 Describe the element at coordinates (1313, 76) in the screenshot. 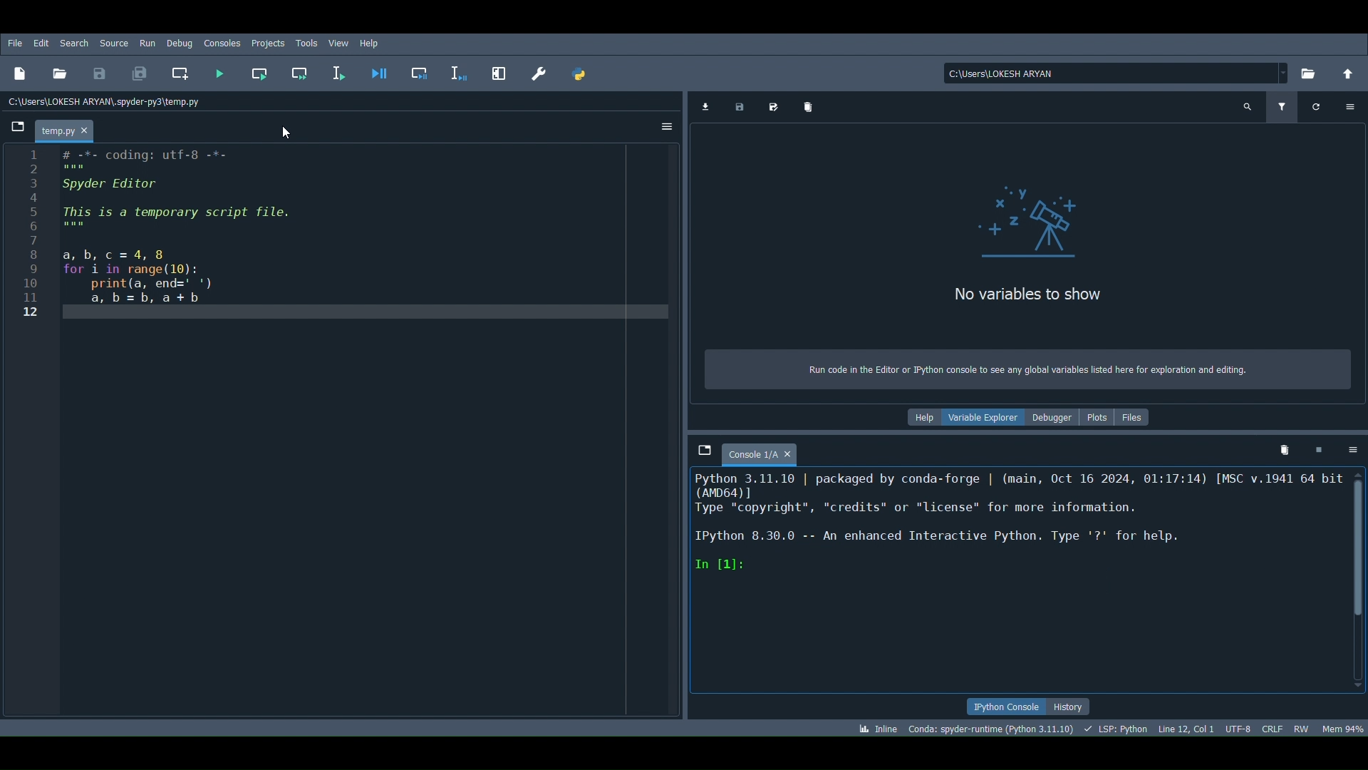

I see `Browse a working directory` at that location.